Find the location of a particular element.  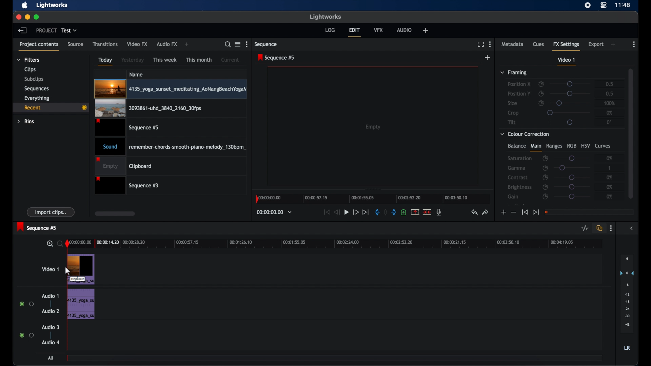

transitions is located at coordinates (105, 44).